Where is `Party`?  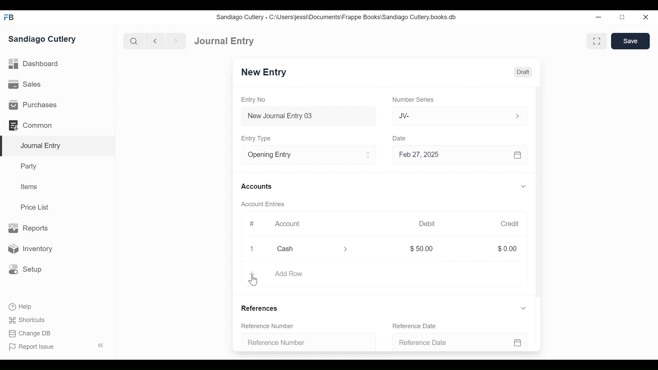
Party is located at coordinates (30, 166).